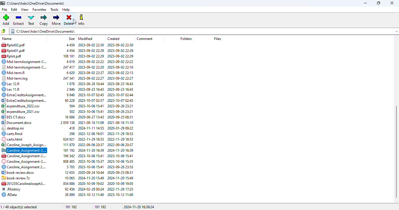 This screenshot has width=399, height=210. I want to click on 2023-09-02 22:29, so click(122, 50).